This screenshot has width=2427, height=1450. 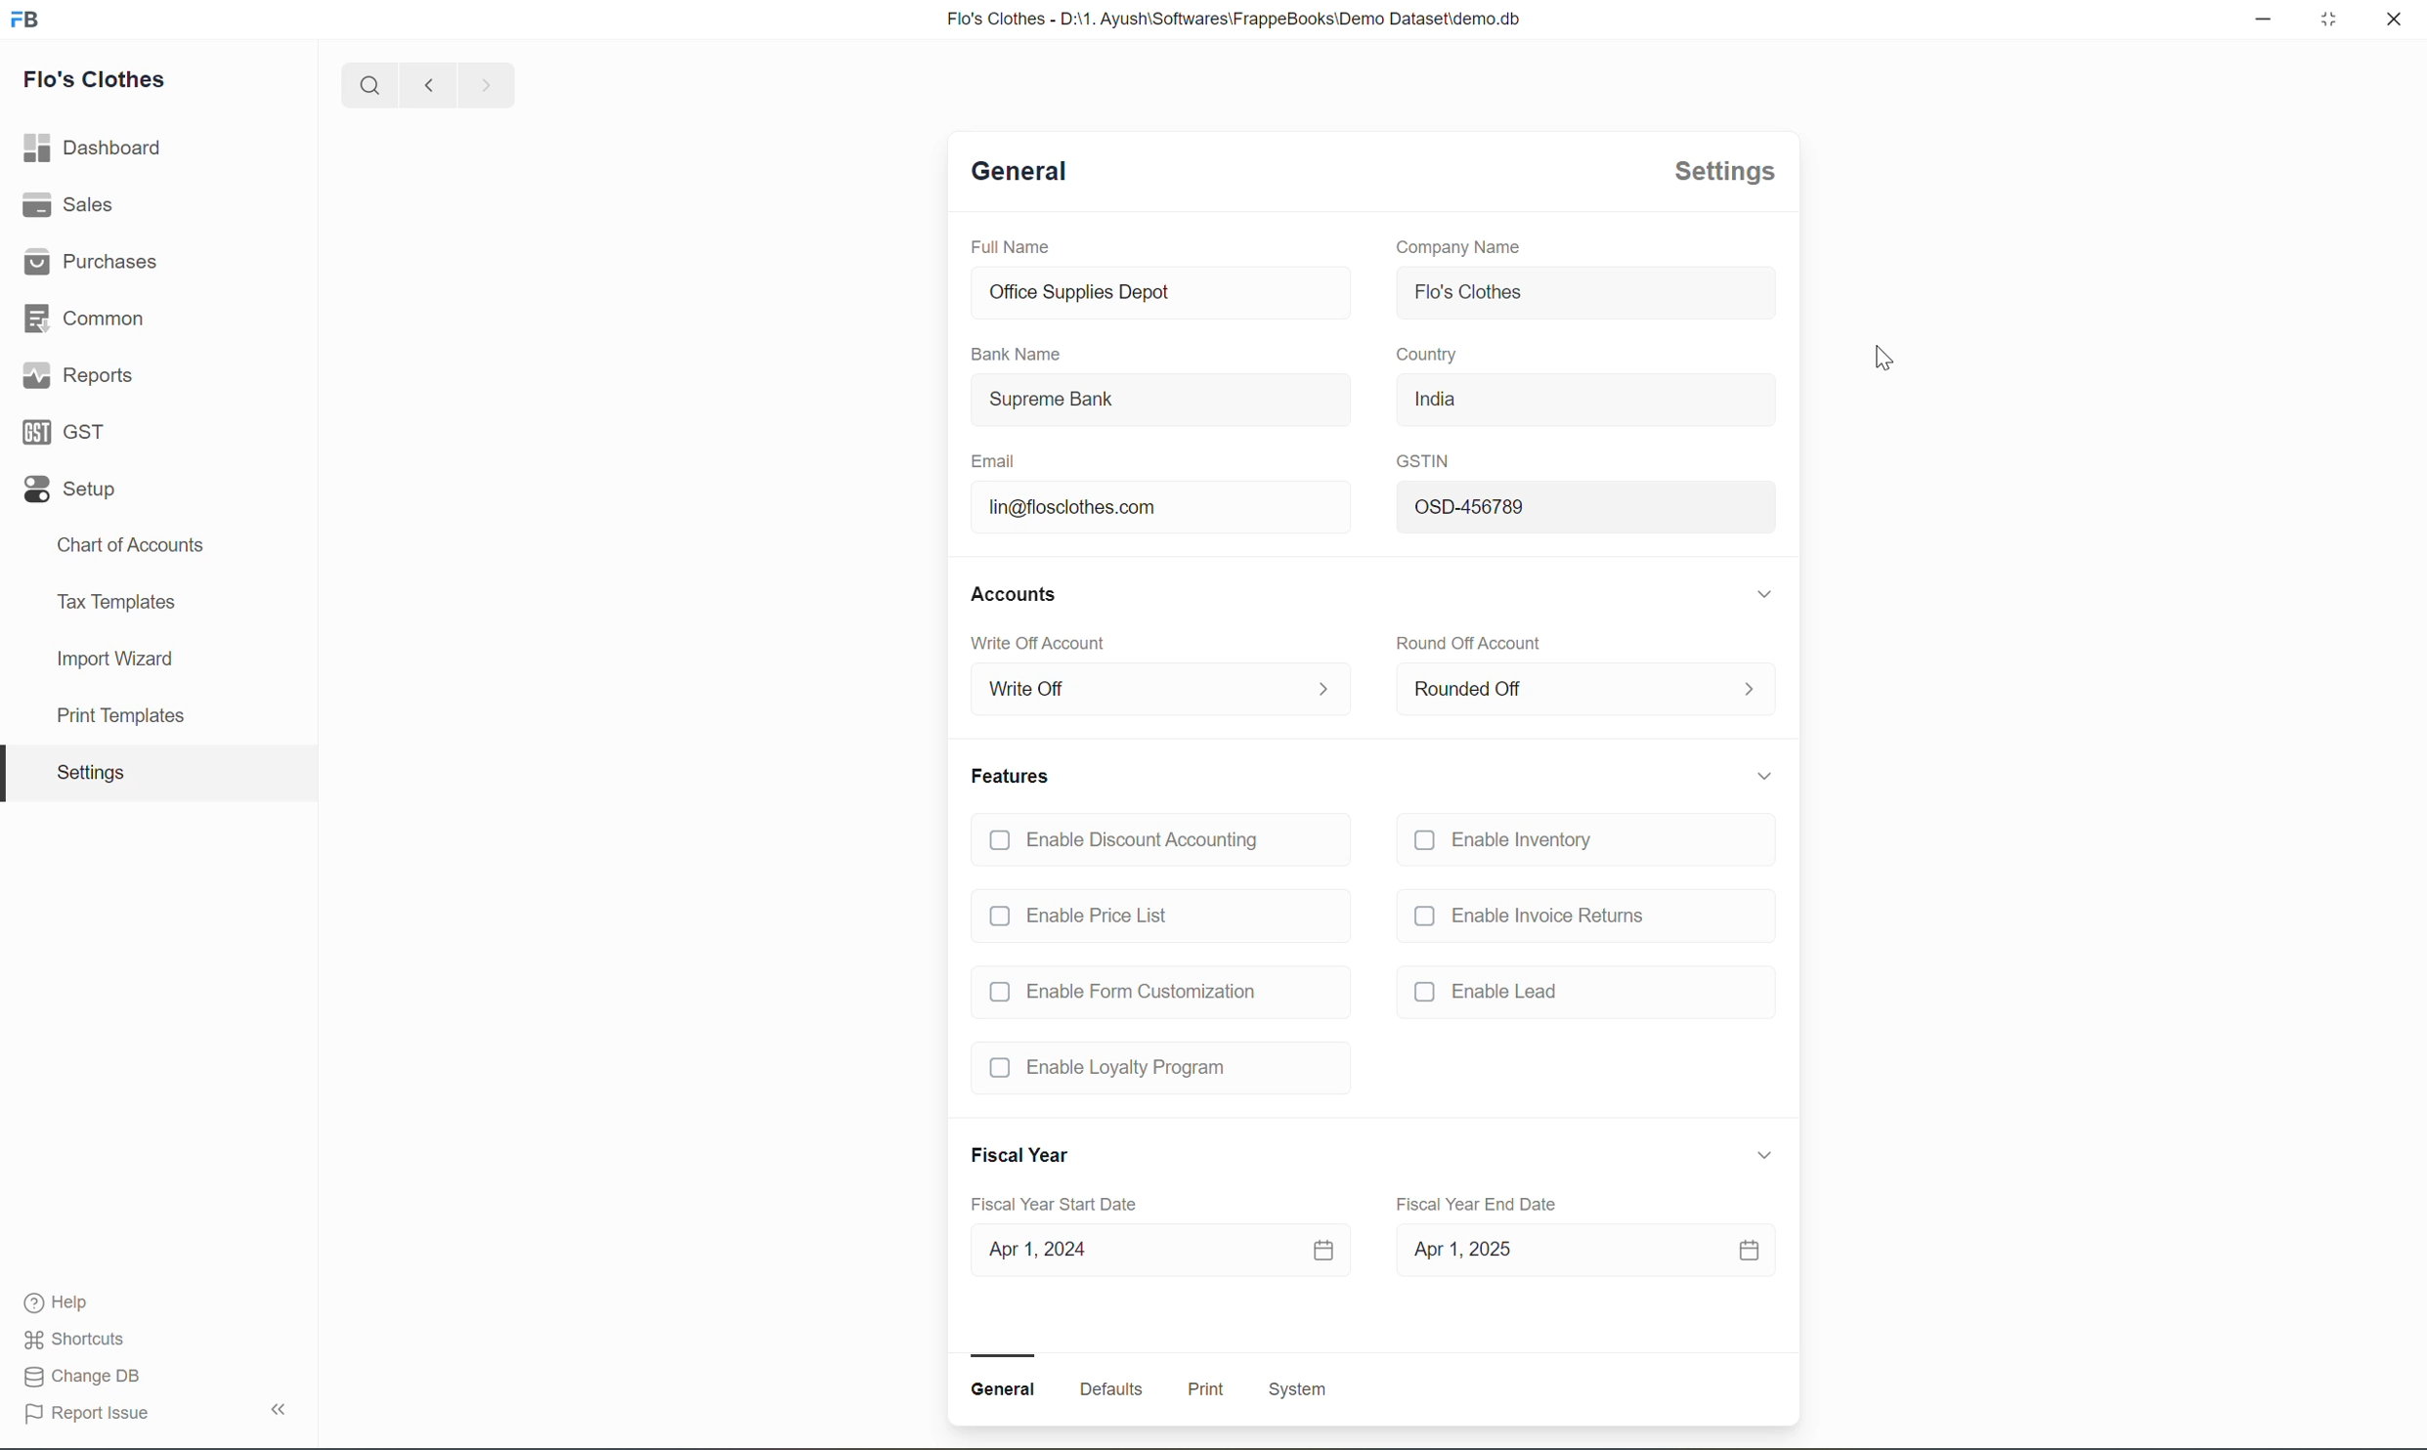 I want to click on General, so click(x=1003, y=1389).